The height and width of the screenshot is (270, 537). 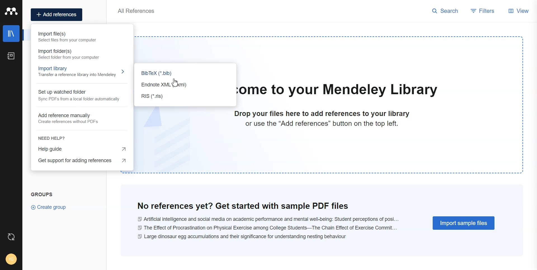 I want to click on Account, so click(x=12, y=259).